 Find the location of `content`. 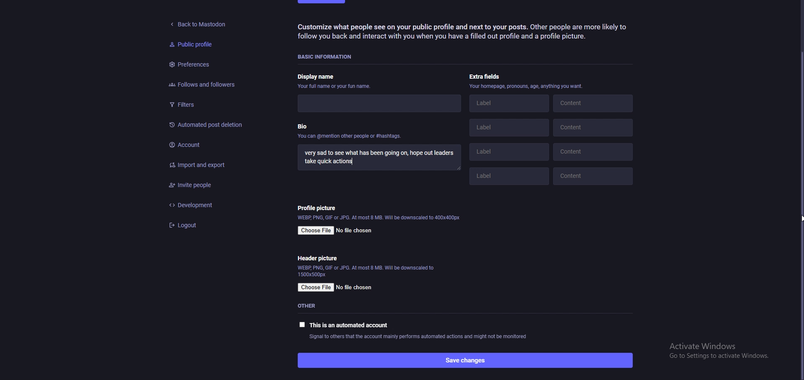

content is located at coordinates (595, 151).